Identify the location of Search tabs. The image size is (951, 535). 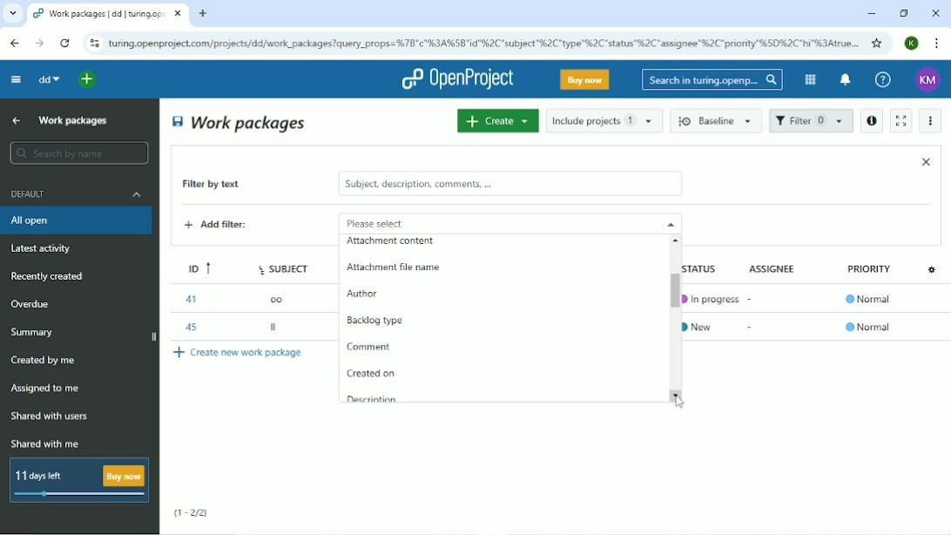
(13, 14).